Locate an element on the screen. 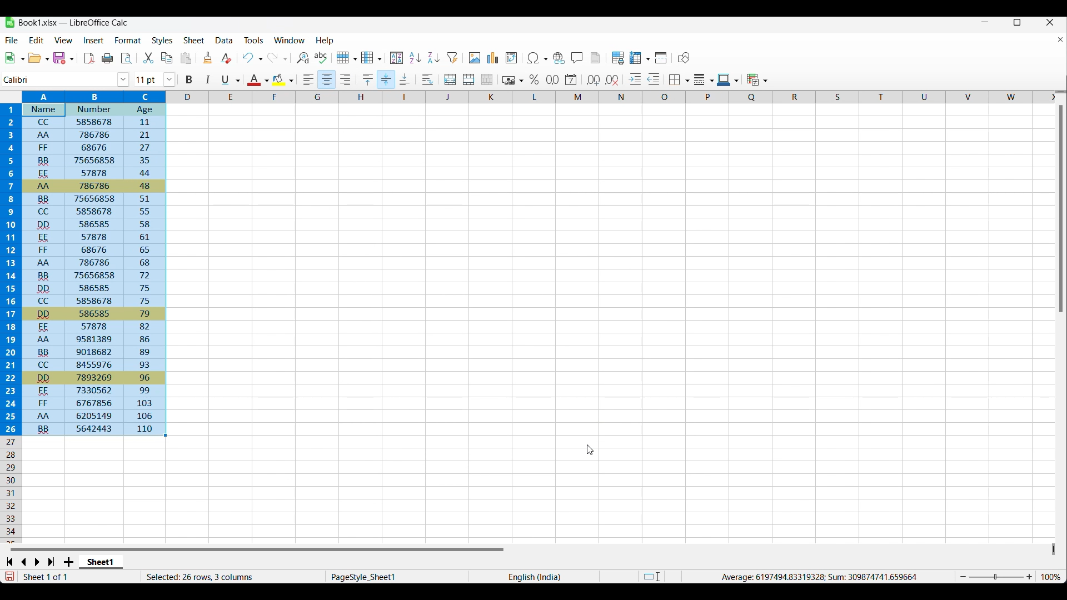 The width and height of the screenshot is (1067, 600). Copy is located at coordinates (167, 58).